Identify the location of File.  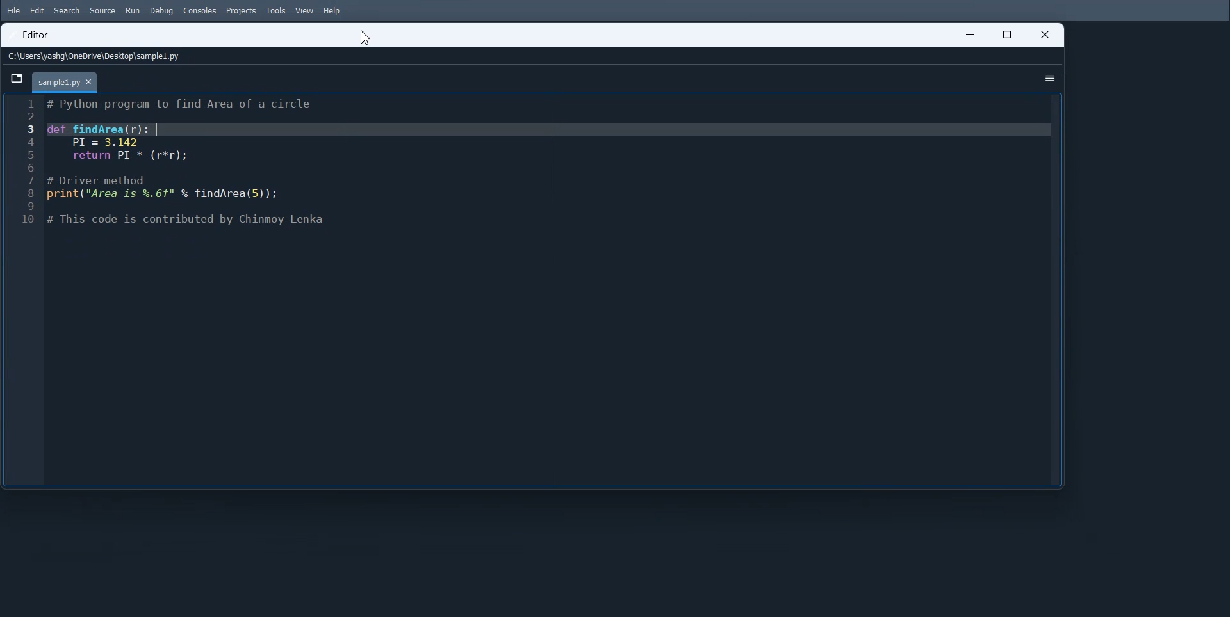
(12, 10).